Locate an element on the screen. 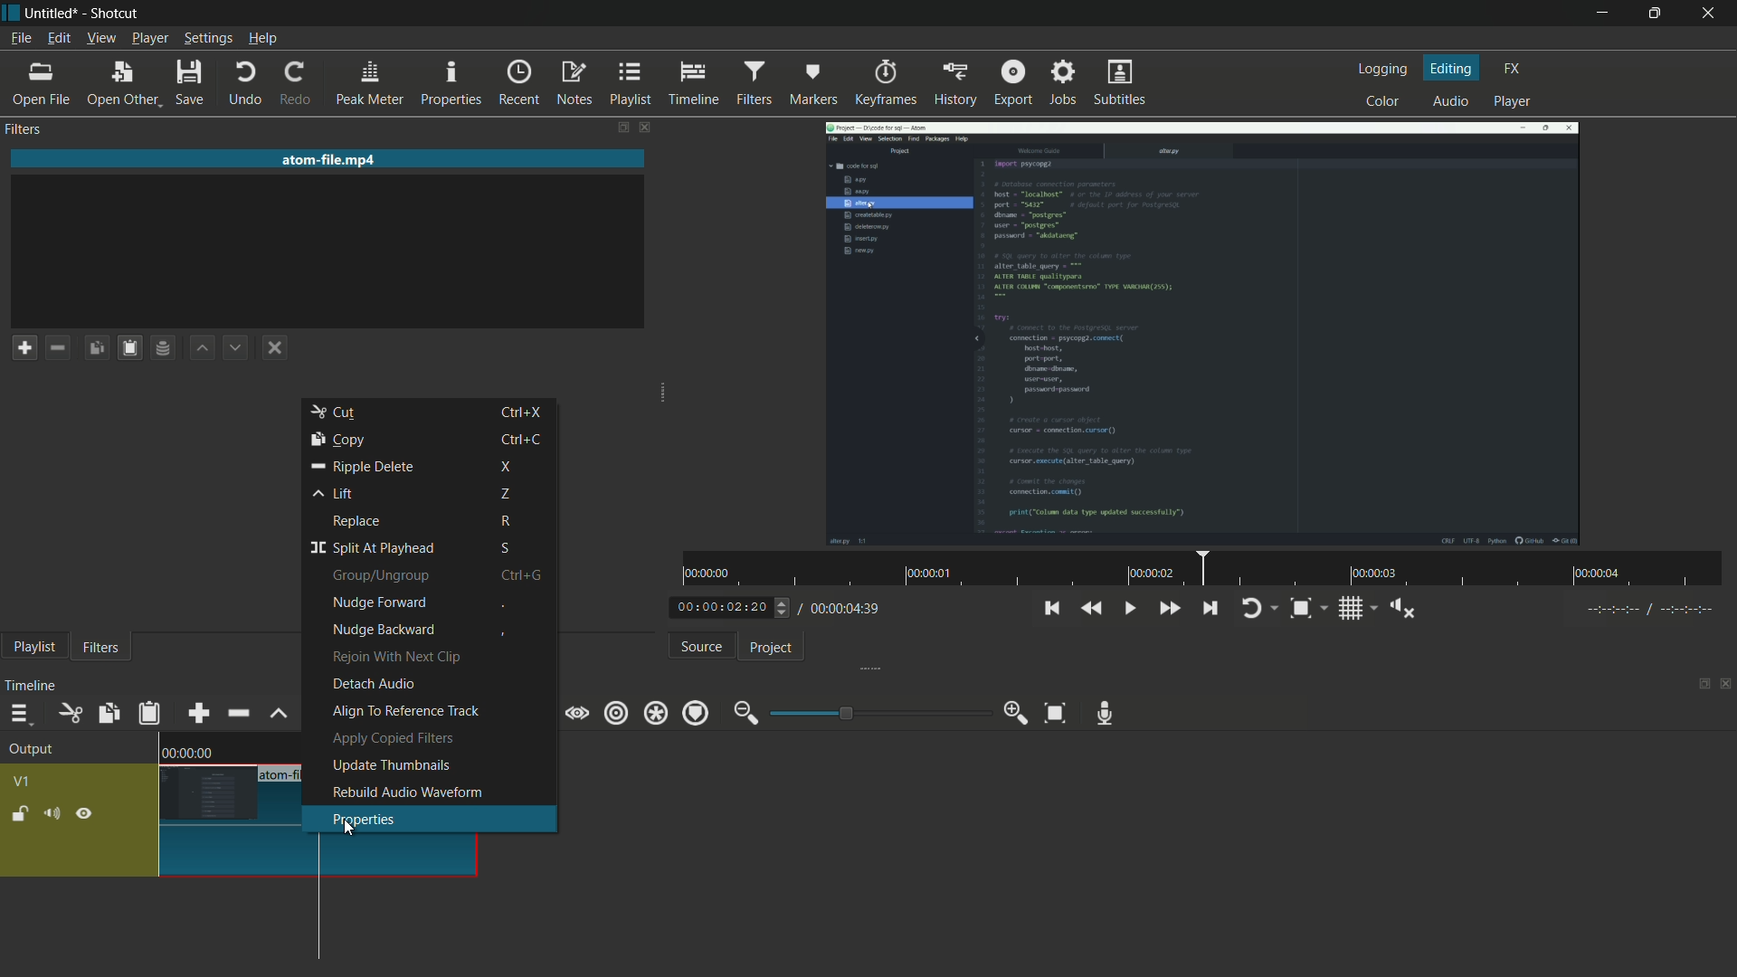 This screenshot has width=1737, height=977. lock is located at coordinates (21, 815).